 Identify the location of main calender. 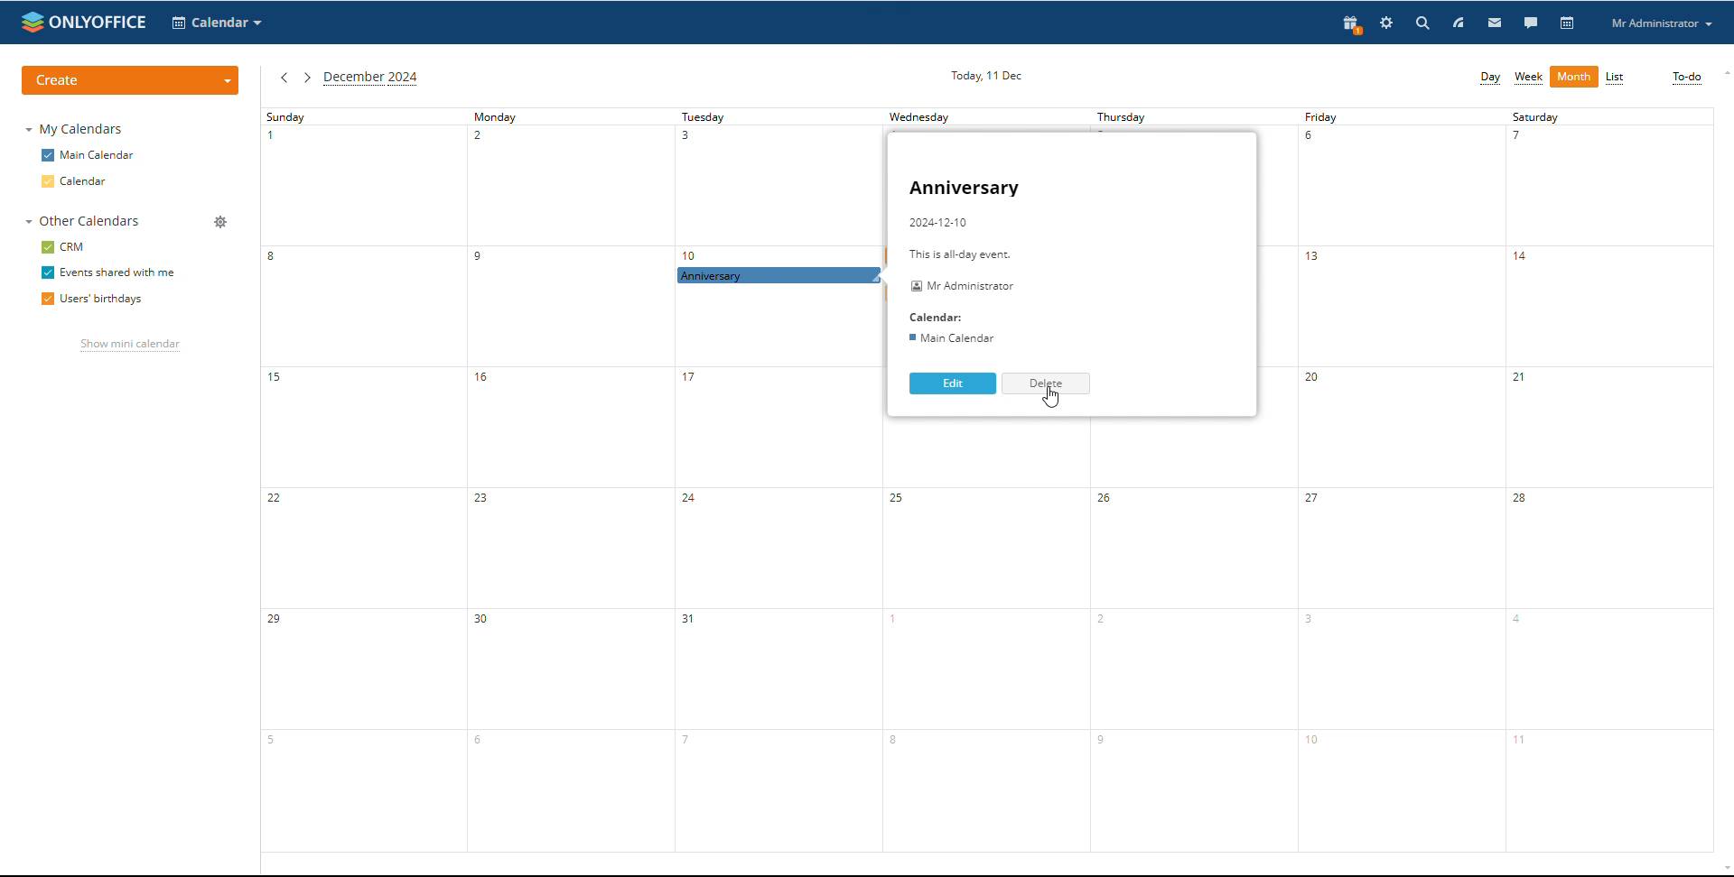
(949, 339).